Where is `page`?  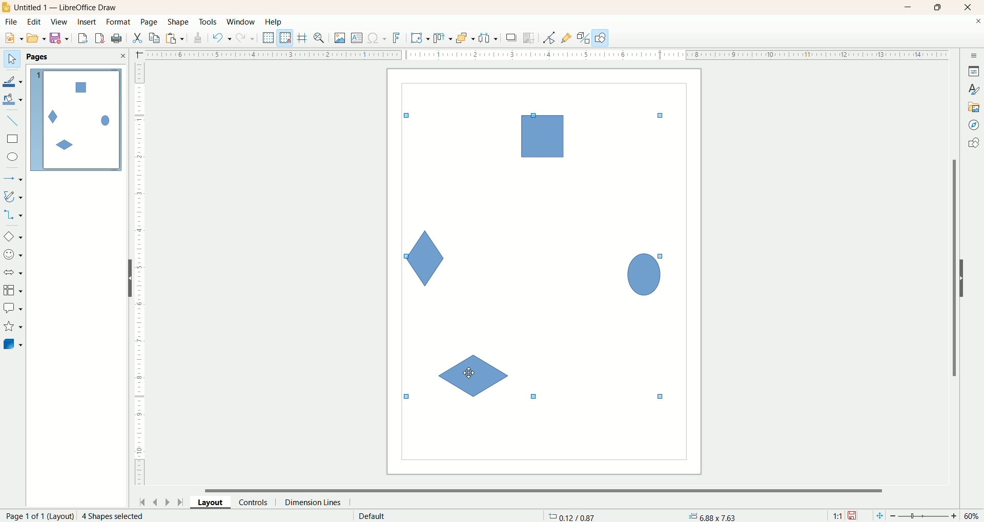
page is located at coordinates (150, 21).